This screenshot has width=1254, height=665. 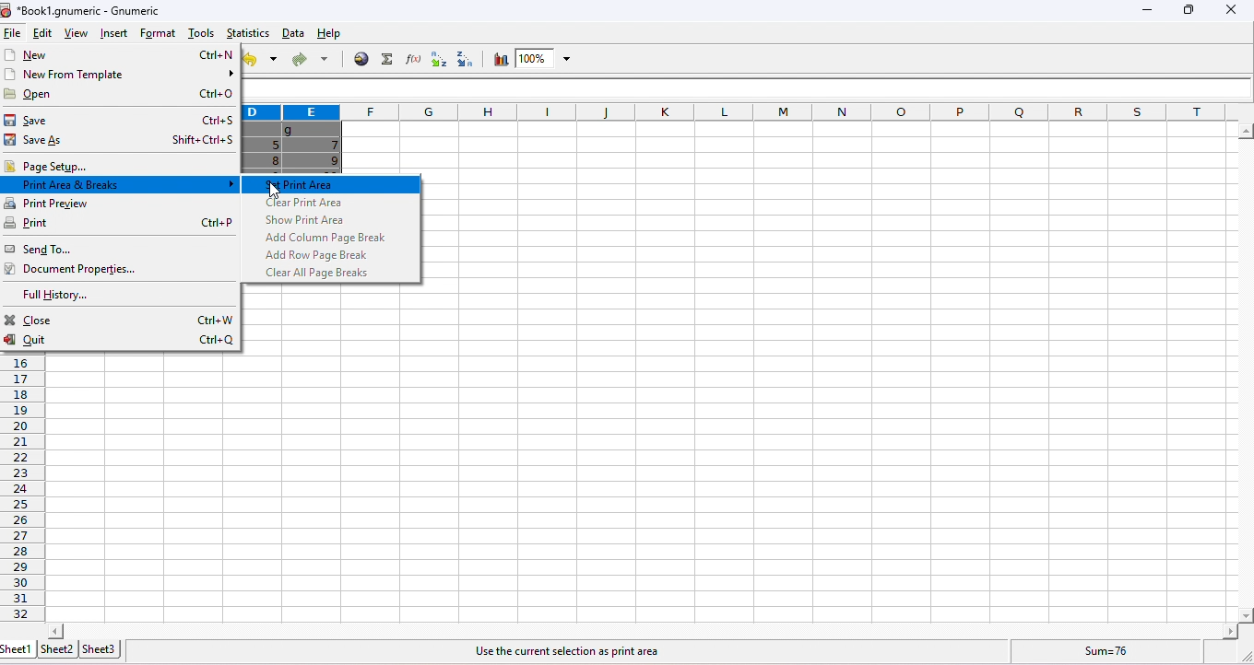 I want to click on clear page breaks, so click(x=322, y=273).